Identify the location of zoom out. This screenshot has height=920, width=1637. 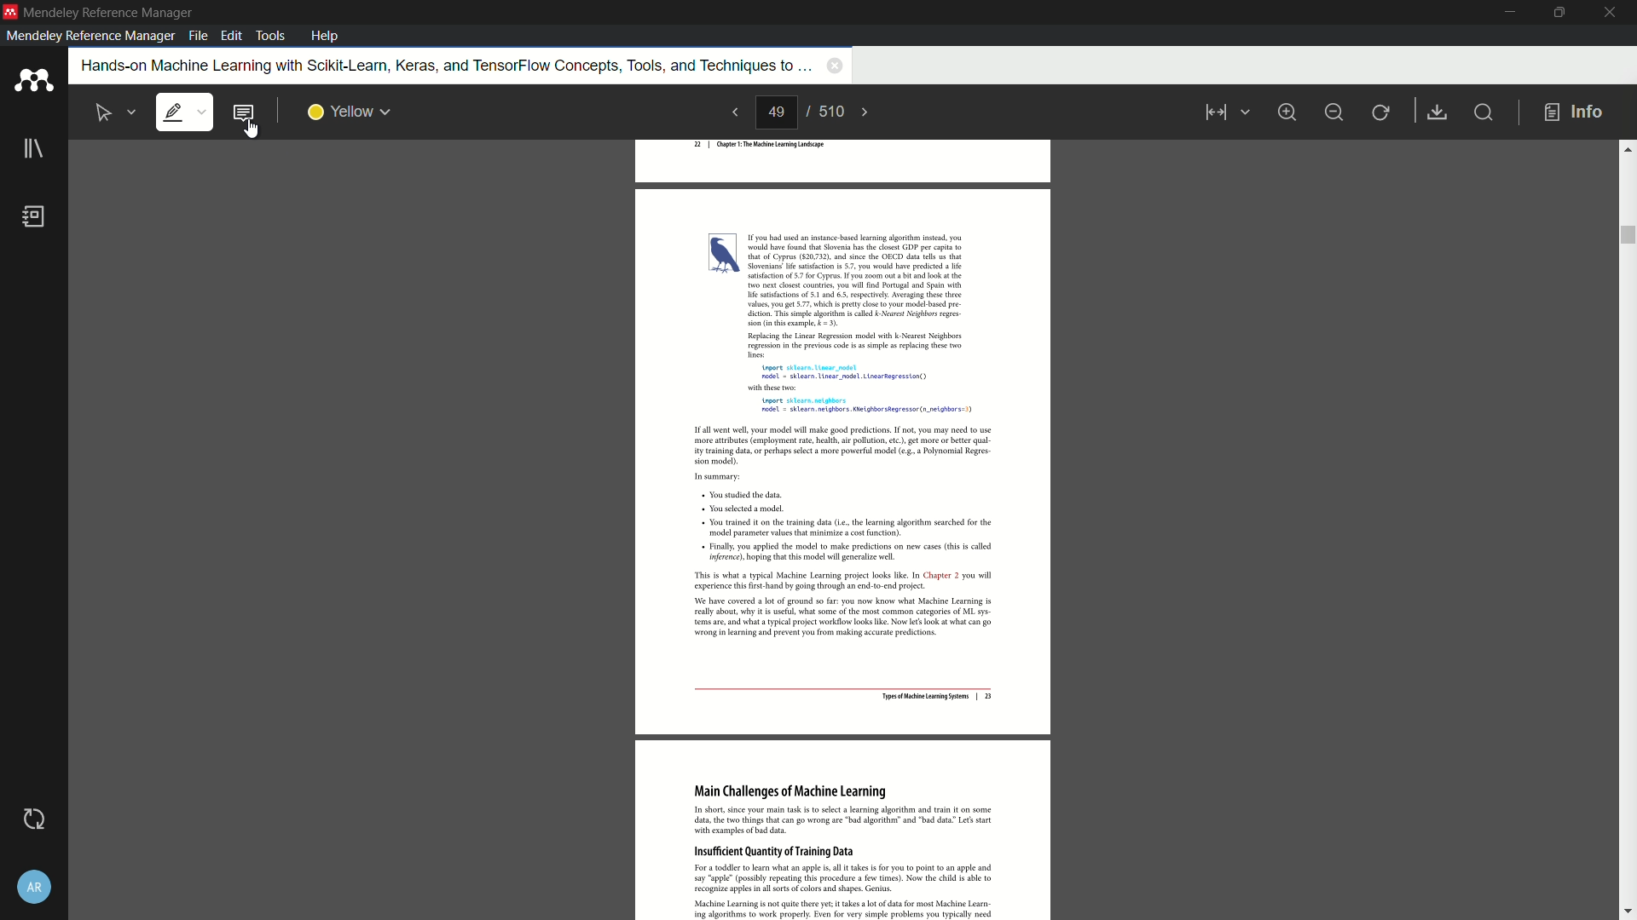
(1334, 111).